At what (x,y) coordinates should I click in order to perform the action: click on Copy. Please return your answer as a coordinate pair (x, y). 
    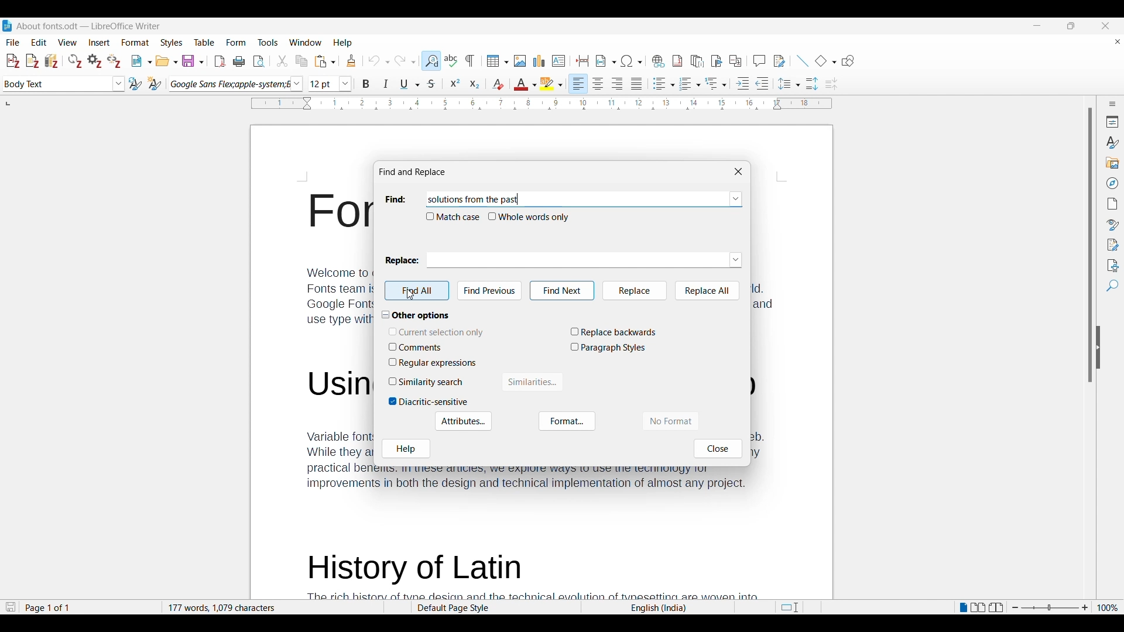
    Looking at the image, I should click on (301, 61).